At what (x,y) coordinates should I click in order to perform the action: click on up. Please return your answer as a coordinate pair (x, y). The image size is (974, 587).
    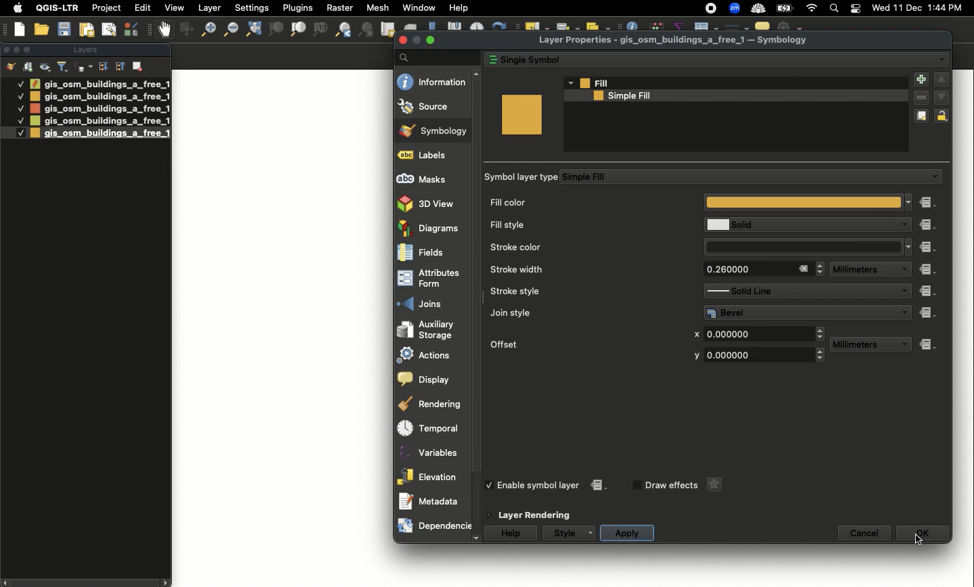
    Looking at the image, I should click on (478, 74).